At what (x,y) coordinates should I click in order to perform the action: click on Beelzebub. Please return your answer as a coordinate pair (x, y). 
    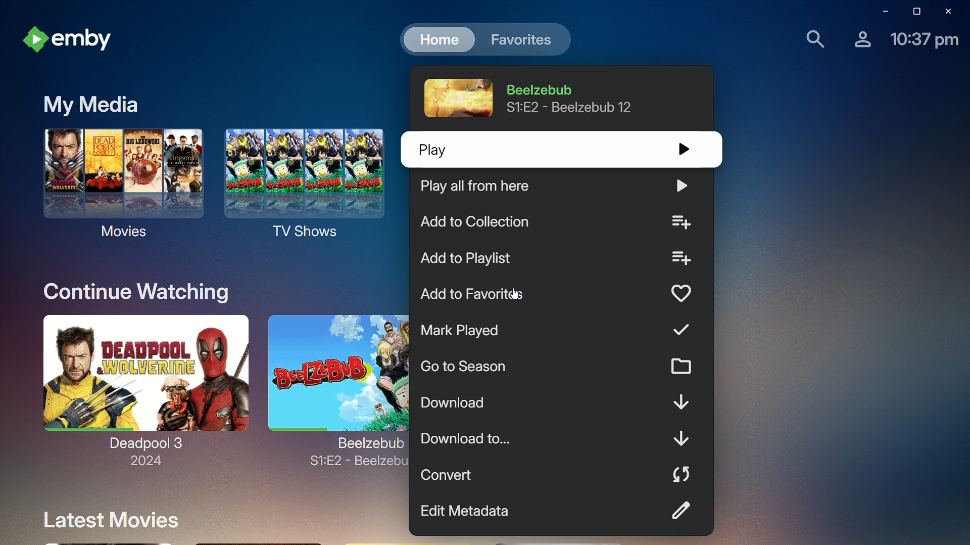
    Looking at the image, I should click on (534, 98).